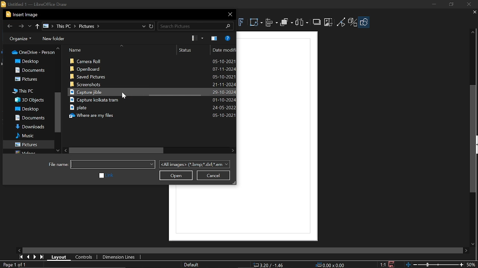 The width and height of the screenshot is (478, 268). I want to click on cursor, so click(125, 96).